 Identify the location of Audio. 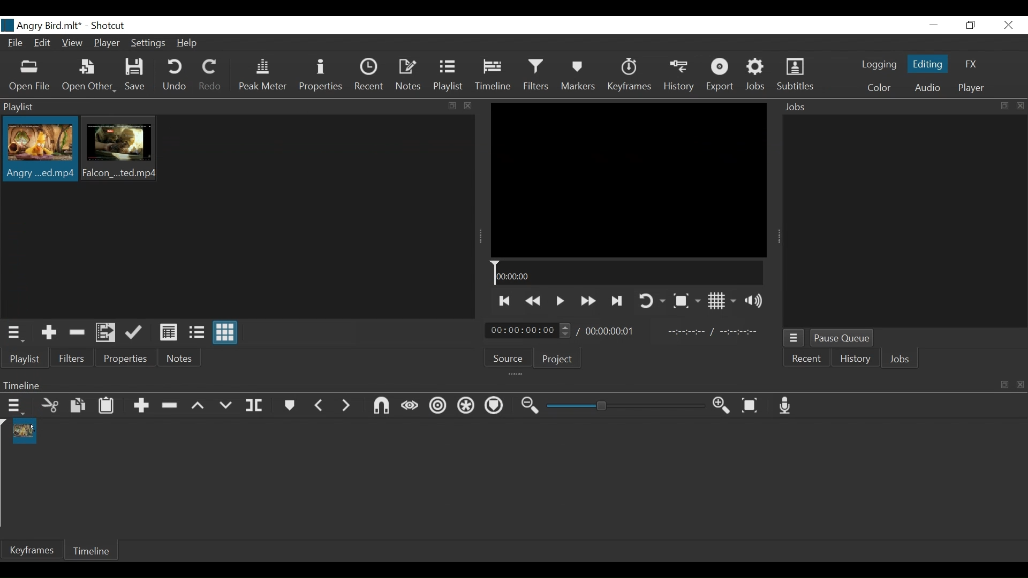
(927, 88).